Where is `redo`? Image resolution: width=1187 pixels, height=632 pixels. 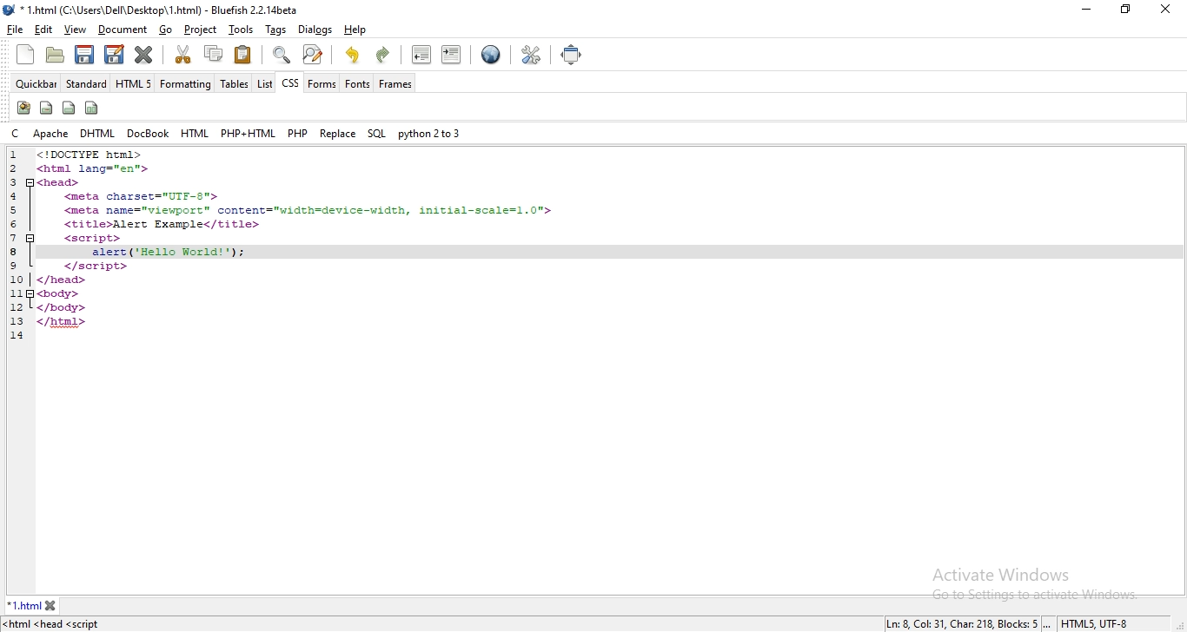
redo is located at coordinates (384, 56).